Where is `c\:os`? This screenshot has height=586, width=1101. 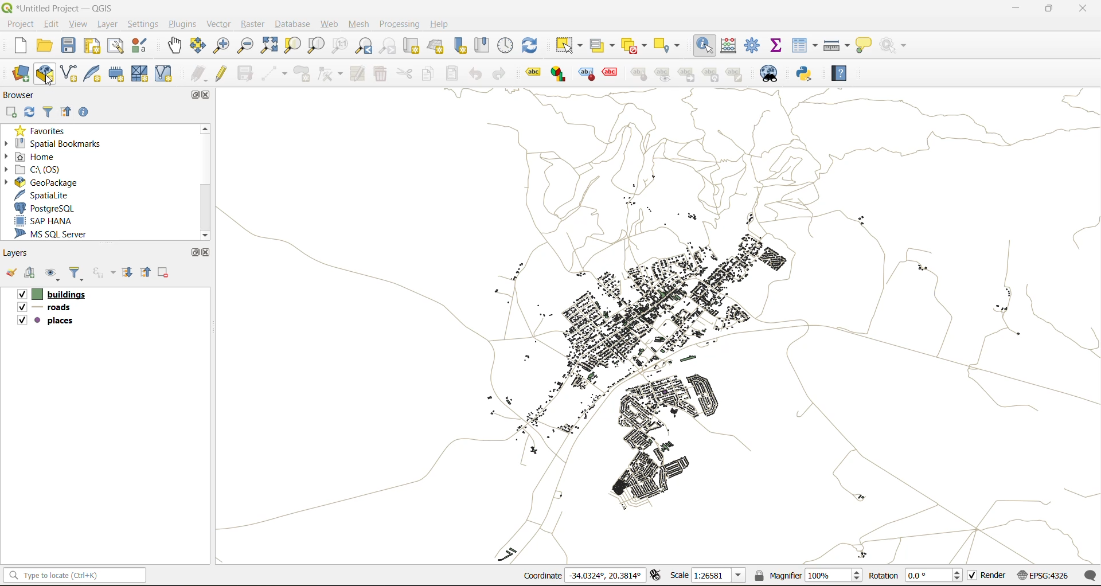 c\:os is located at coordinates (43, 169).